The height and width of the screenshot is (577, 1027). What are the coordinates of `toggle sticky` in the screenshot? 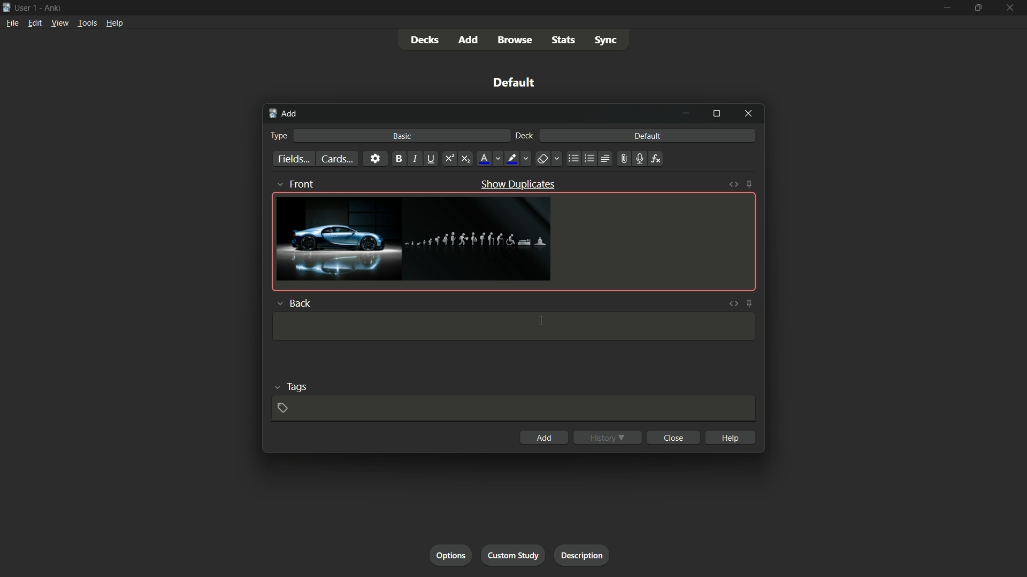 It's located at (750, 184).